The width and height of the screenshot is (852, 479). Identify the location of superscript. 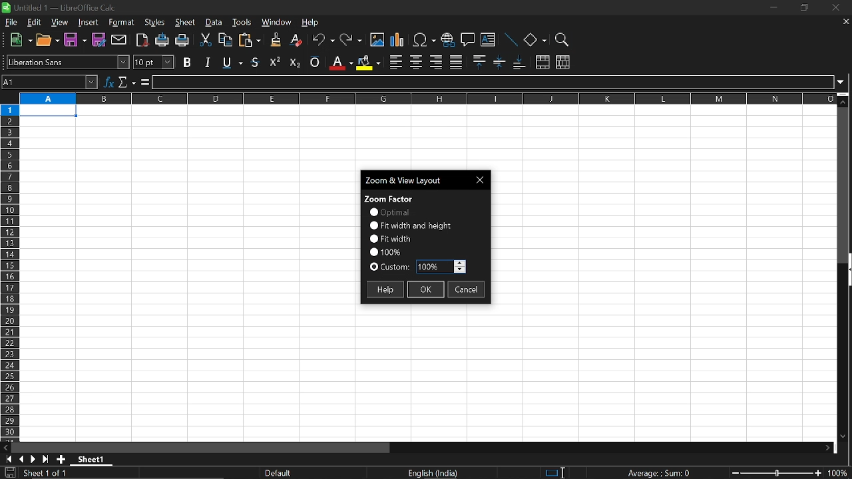
(276, 61).